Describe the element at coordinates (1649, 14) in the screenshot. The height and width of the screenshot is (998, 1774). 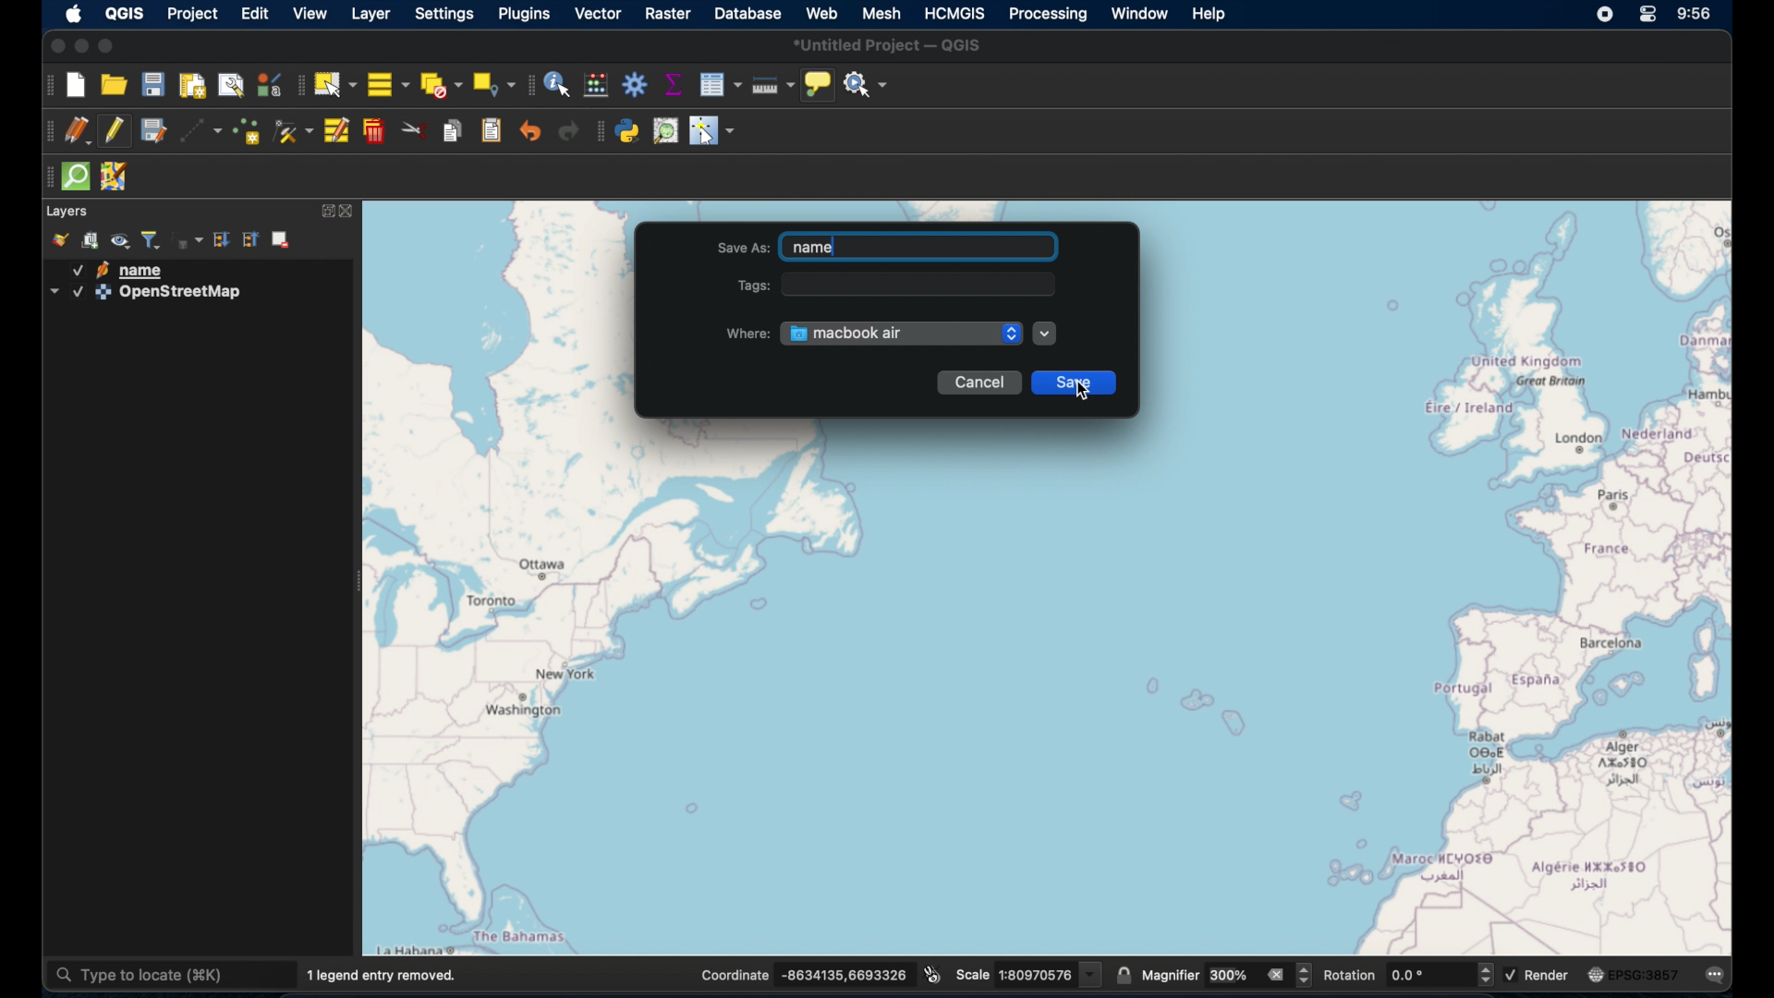
I see `control center` at that location.